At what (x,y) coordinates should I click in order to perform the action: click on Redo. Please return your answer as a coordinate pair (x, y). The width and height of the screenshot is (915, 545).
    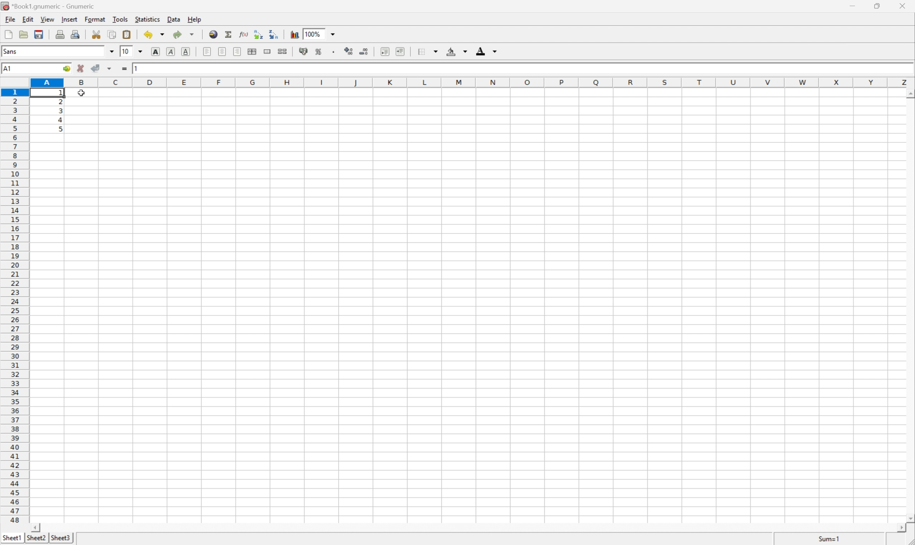
    Looking at the image, I should click on (187, 34).